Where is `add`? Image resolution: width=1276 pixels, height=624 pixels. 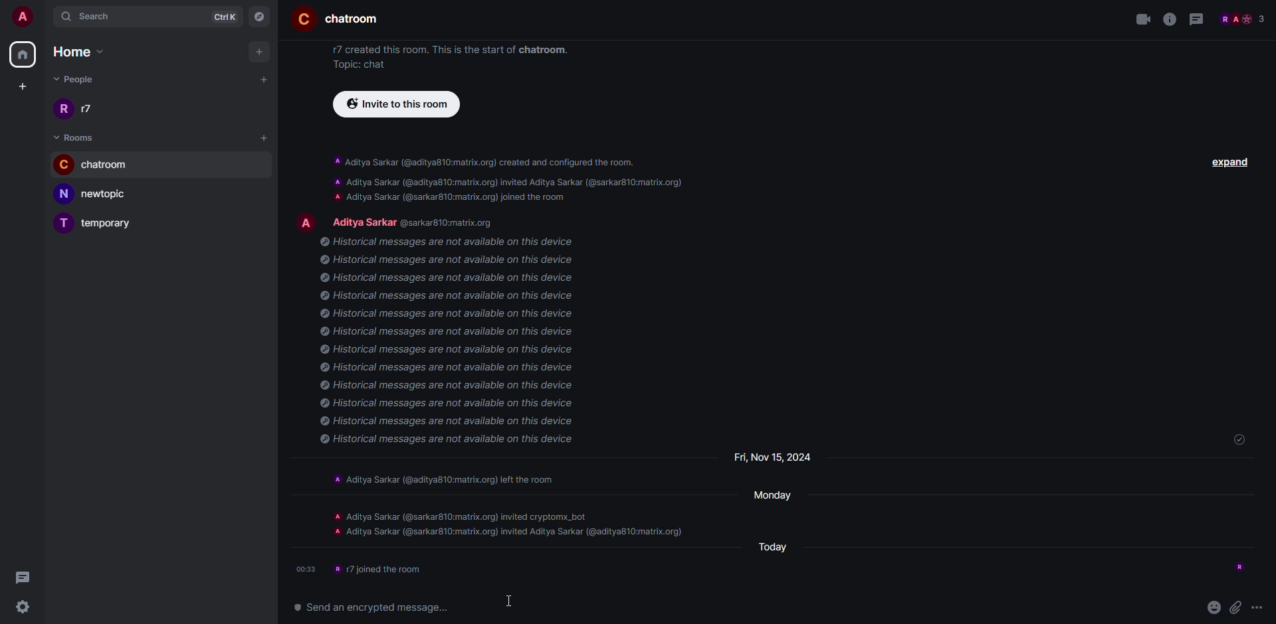
add is located at coordinates (261, 52).